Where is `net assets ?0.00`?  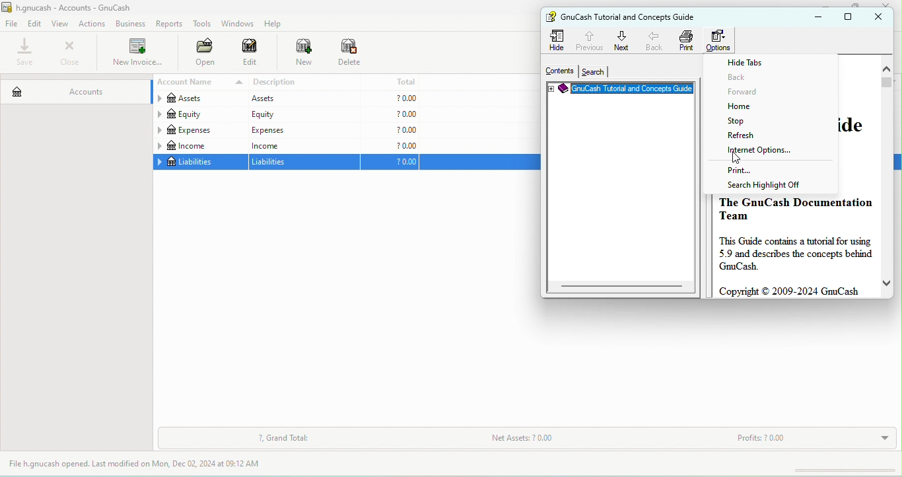
net assets ?0.00 is located at coordinates (563, 440).